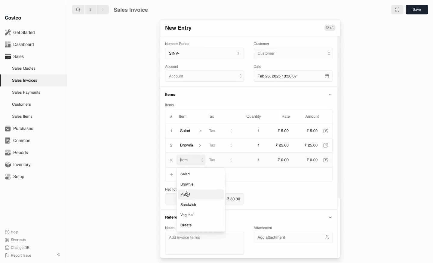 This screenshot has width=433, height=263. I want to click on Hide, so click(330, 217).